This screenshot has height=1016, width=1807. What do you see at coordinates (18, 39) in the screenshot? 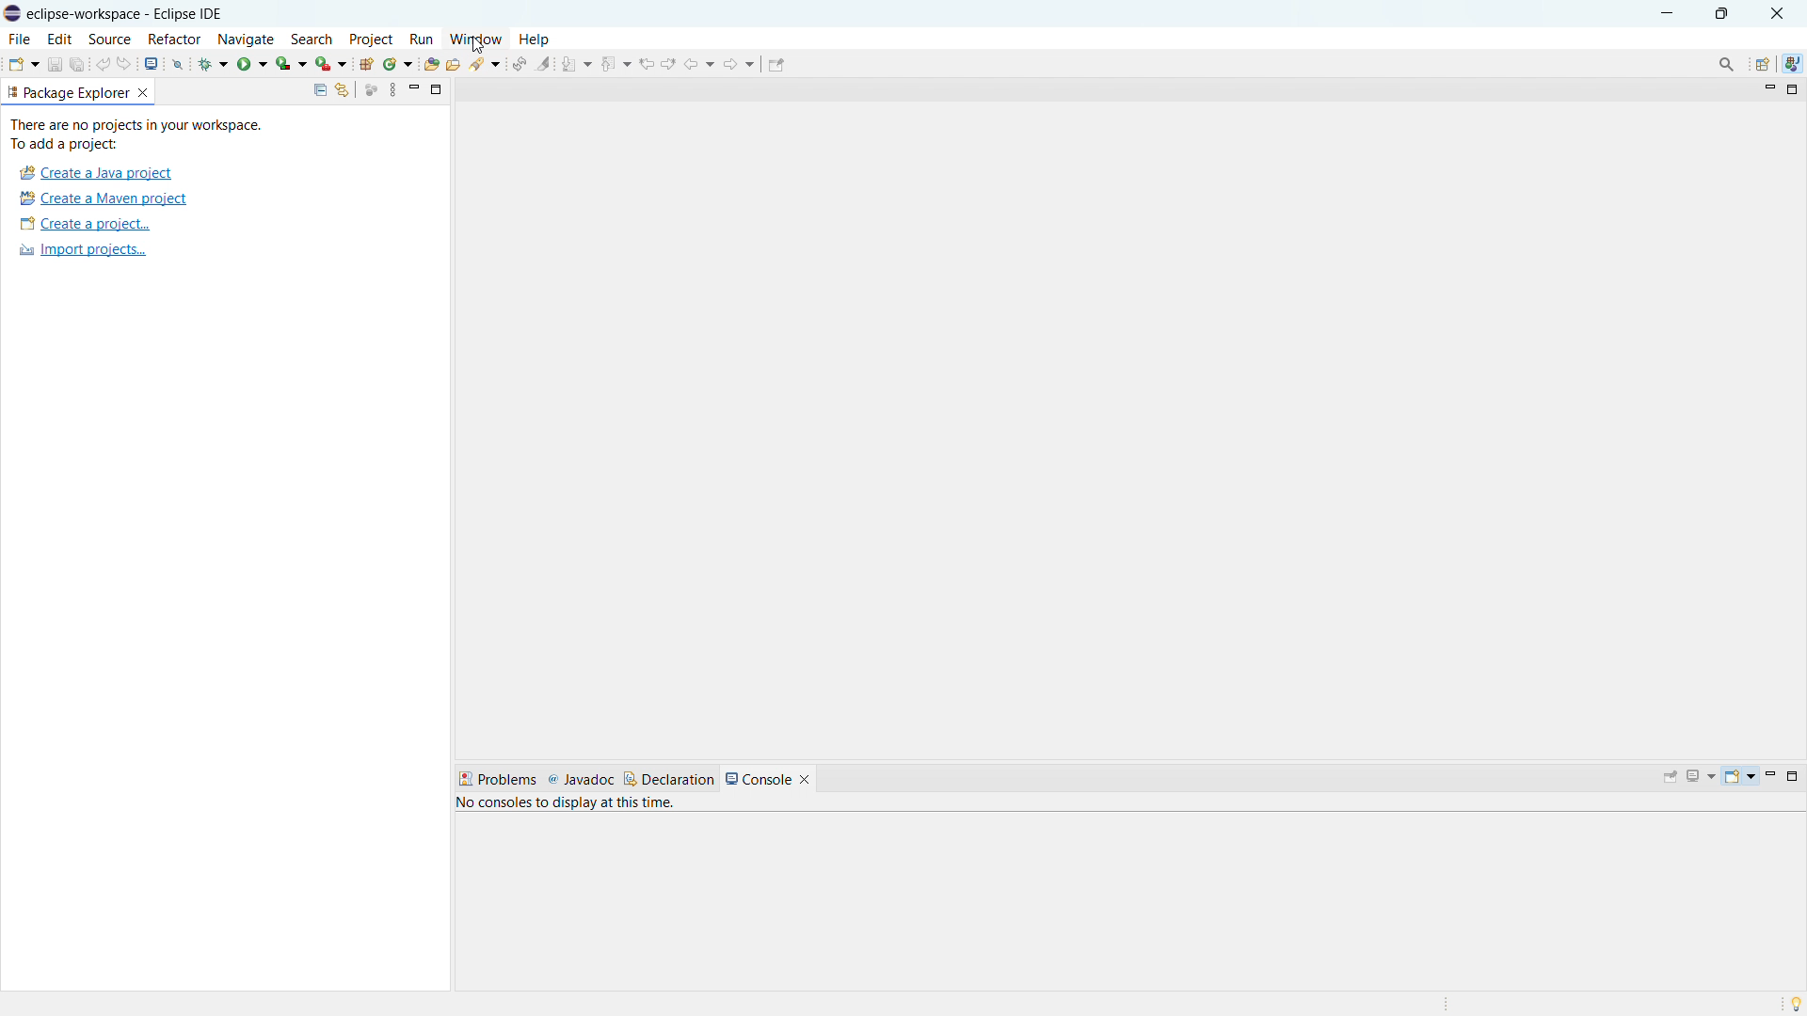
I see `file` at bounding box center [18, 39].